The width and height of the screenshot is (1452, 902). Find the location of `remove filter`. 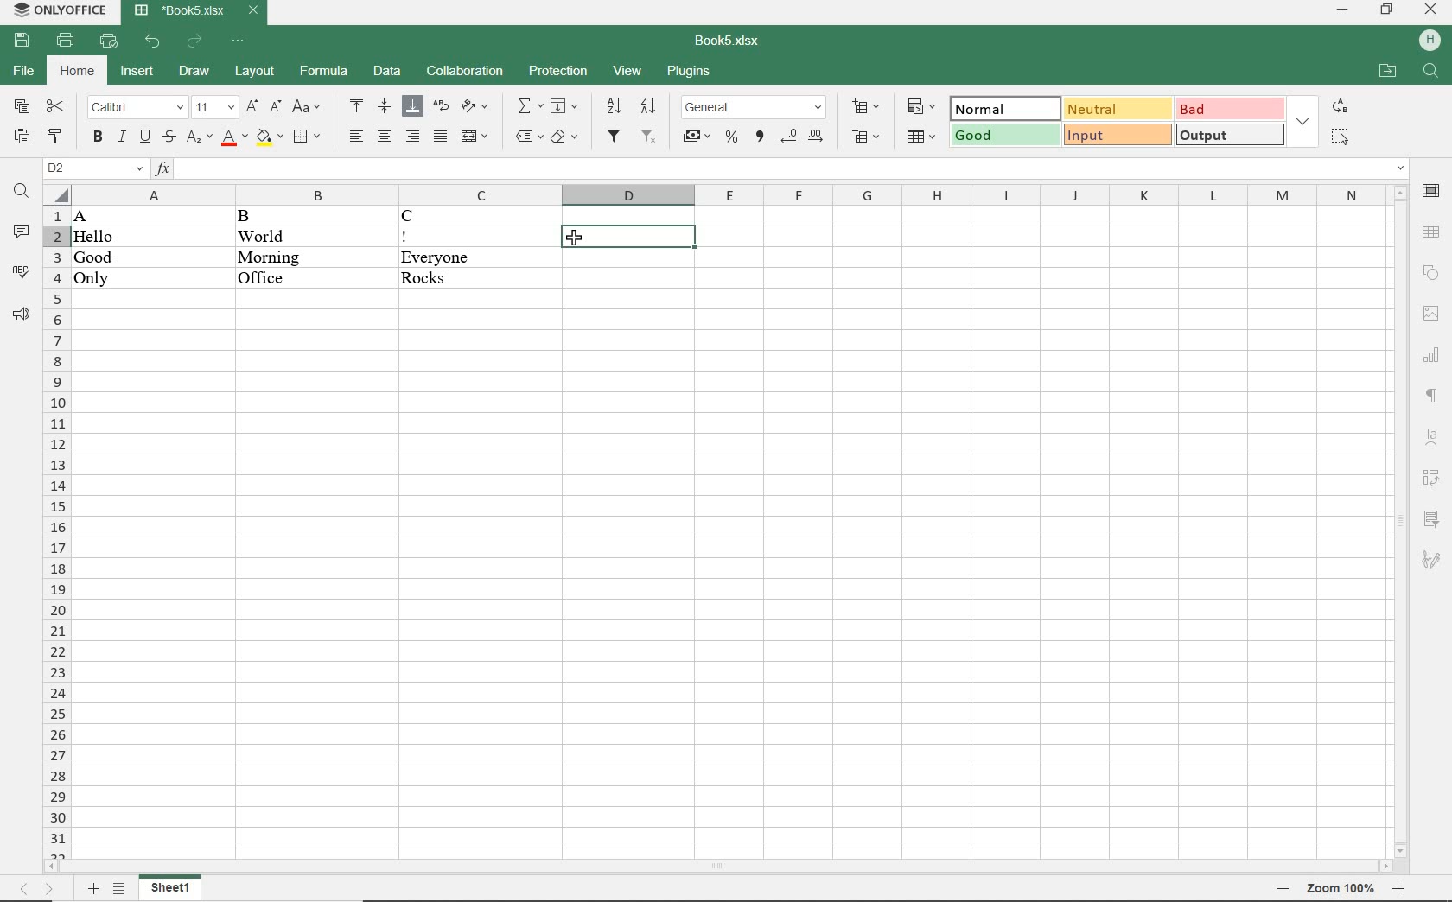

remove filter is located at coordinates (650, 139).